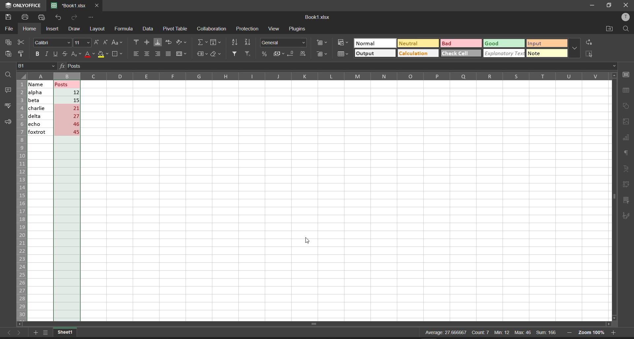  Describe the element at coordinates (53, 42) in the screenshot. I see `font` at that location.